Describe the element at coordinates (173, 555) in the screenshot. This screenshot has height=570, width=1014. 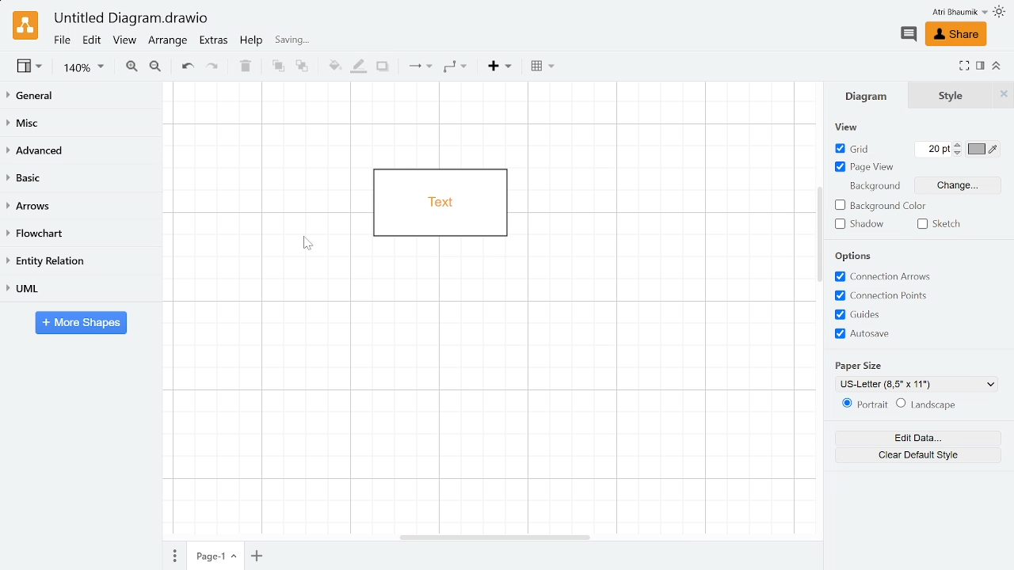
I see `Pages` at that location.